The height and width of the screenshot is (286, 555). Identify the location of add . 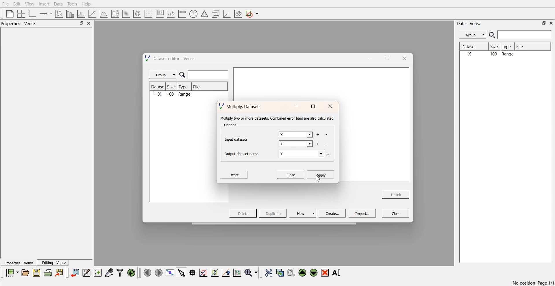
(317, 144).